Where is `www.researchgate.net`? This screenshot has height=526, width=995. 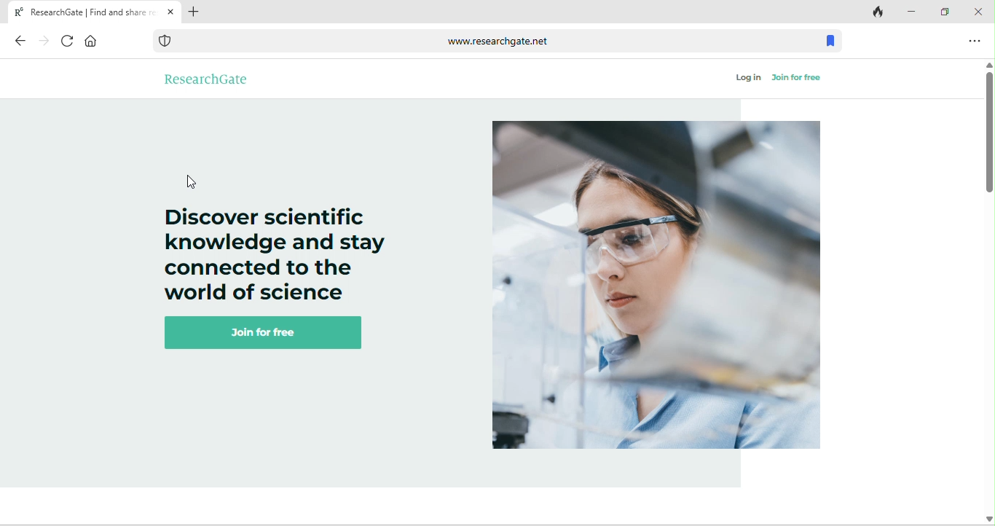 www.researchgate.net is located at coordinates (479, 44).